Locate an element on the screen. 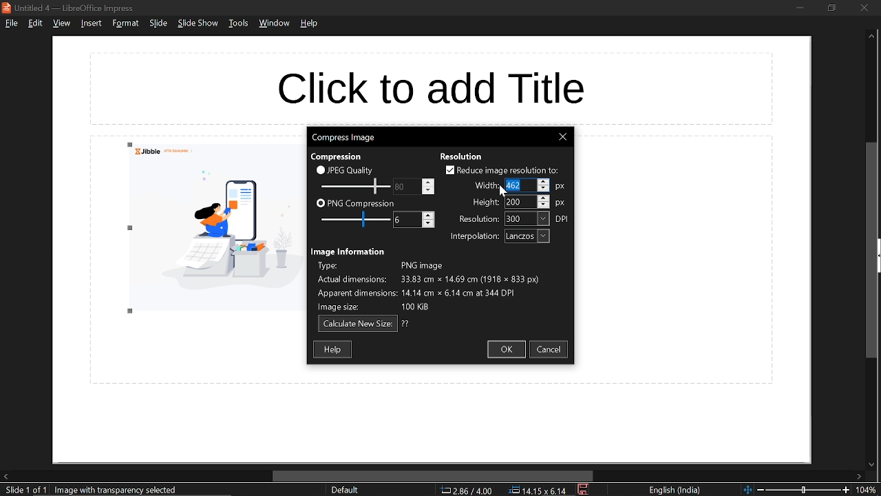 The width and height of the screenshot is (881, 496). move down is located at coordinates (870, 465).